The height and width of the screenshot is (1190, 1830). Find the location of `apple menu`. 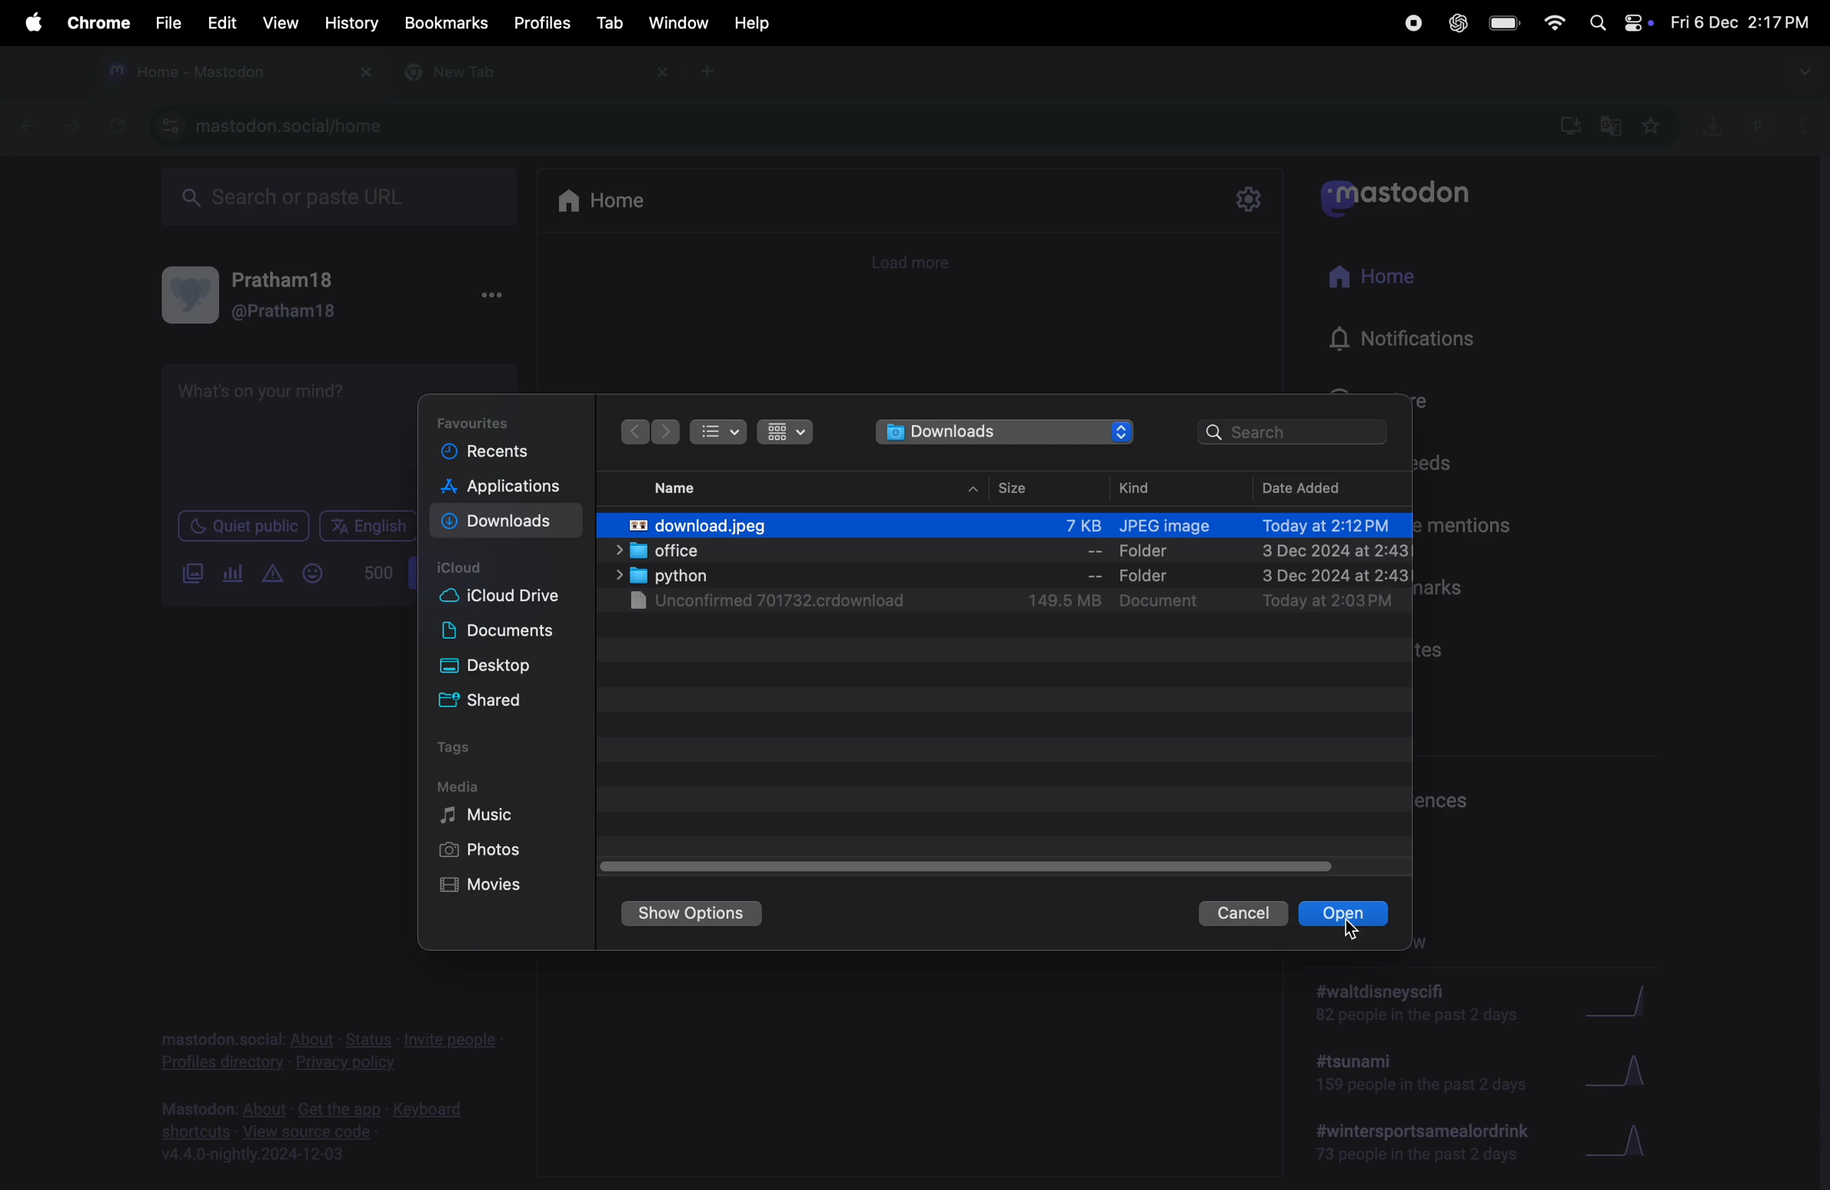

apple menu is located at coordinates (32, 23).